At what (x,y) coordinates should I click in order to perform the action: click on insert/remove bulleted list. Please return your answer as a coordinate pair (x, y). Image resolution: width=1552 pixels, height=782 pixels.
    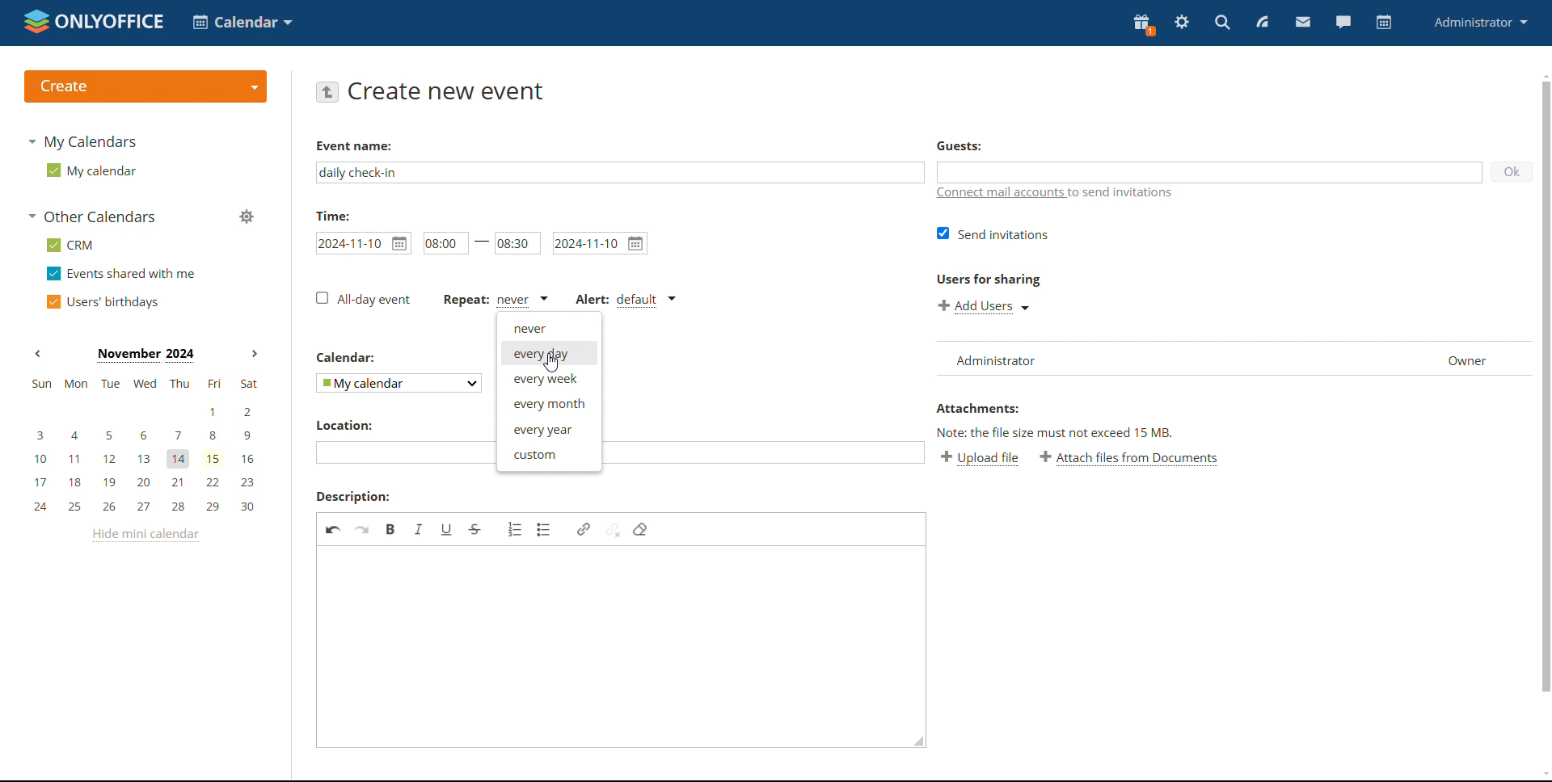
    Looking at the image, I should click on (545, 530).